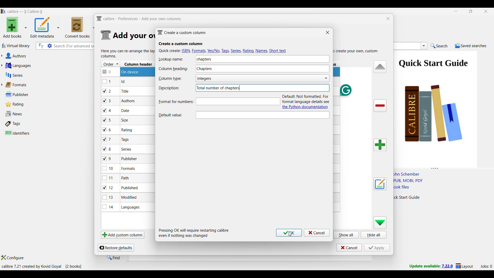  Describe the element at coordinates (107, 159) in the screenshot. I see `checkbox - 9` at that location.